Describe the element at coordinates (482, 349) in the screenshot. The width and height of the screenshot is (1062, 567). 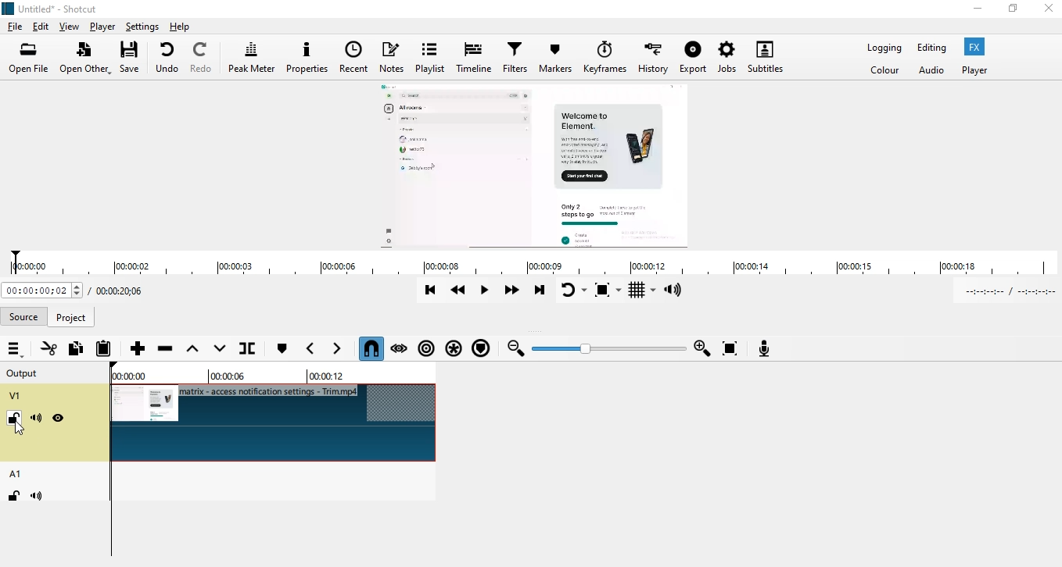
I see `ripple markers` at that location.